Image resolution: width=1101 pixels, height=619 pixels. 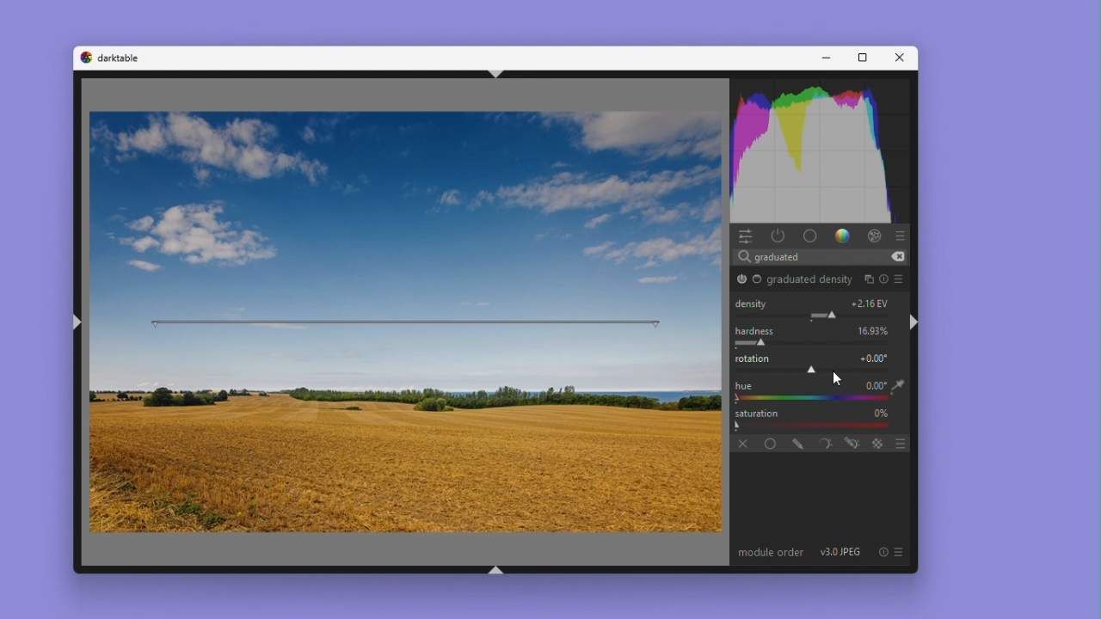 What do you see at coordinates (809, 236) in the screenshot?
I see `base` at bounding box center [809, 236].